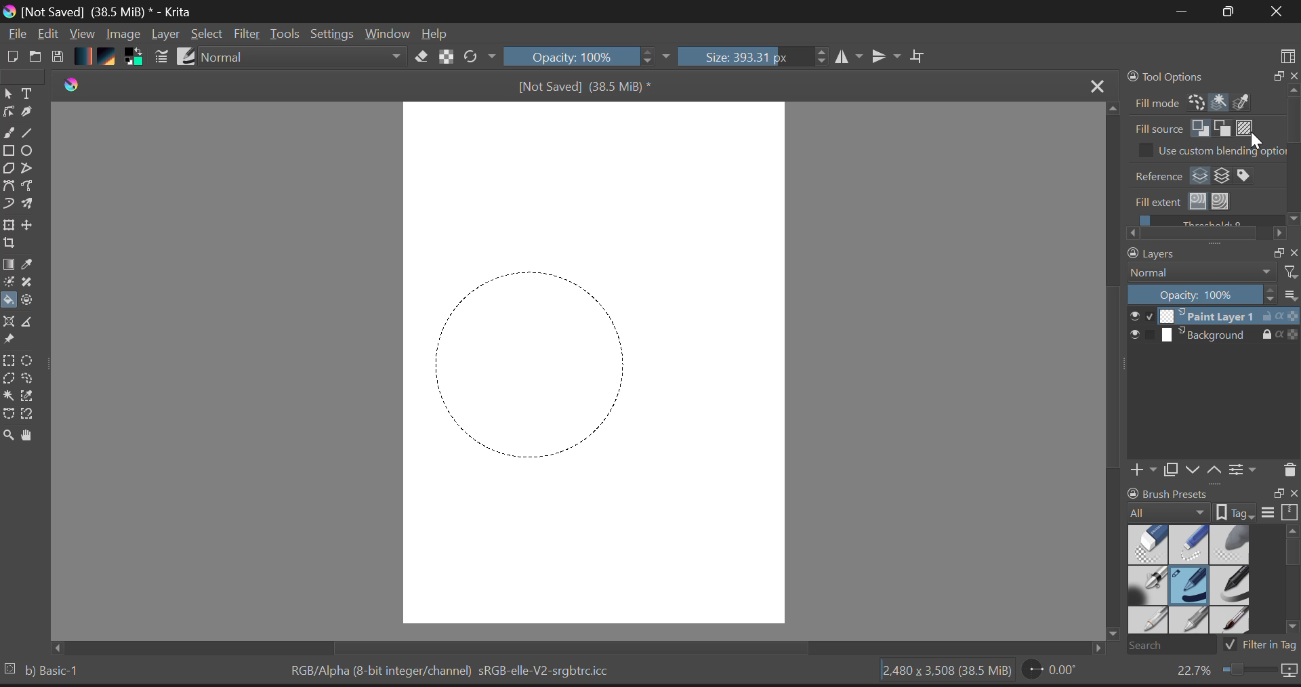 The height and width of the screenshot is (687, 1301). What do you see at coordinates (30, 171) in the screenshot?
I see `Polyline` at bounding box center [30, 171].